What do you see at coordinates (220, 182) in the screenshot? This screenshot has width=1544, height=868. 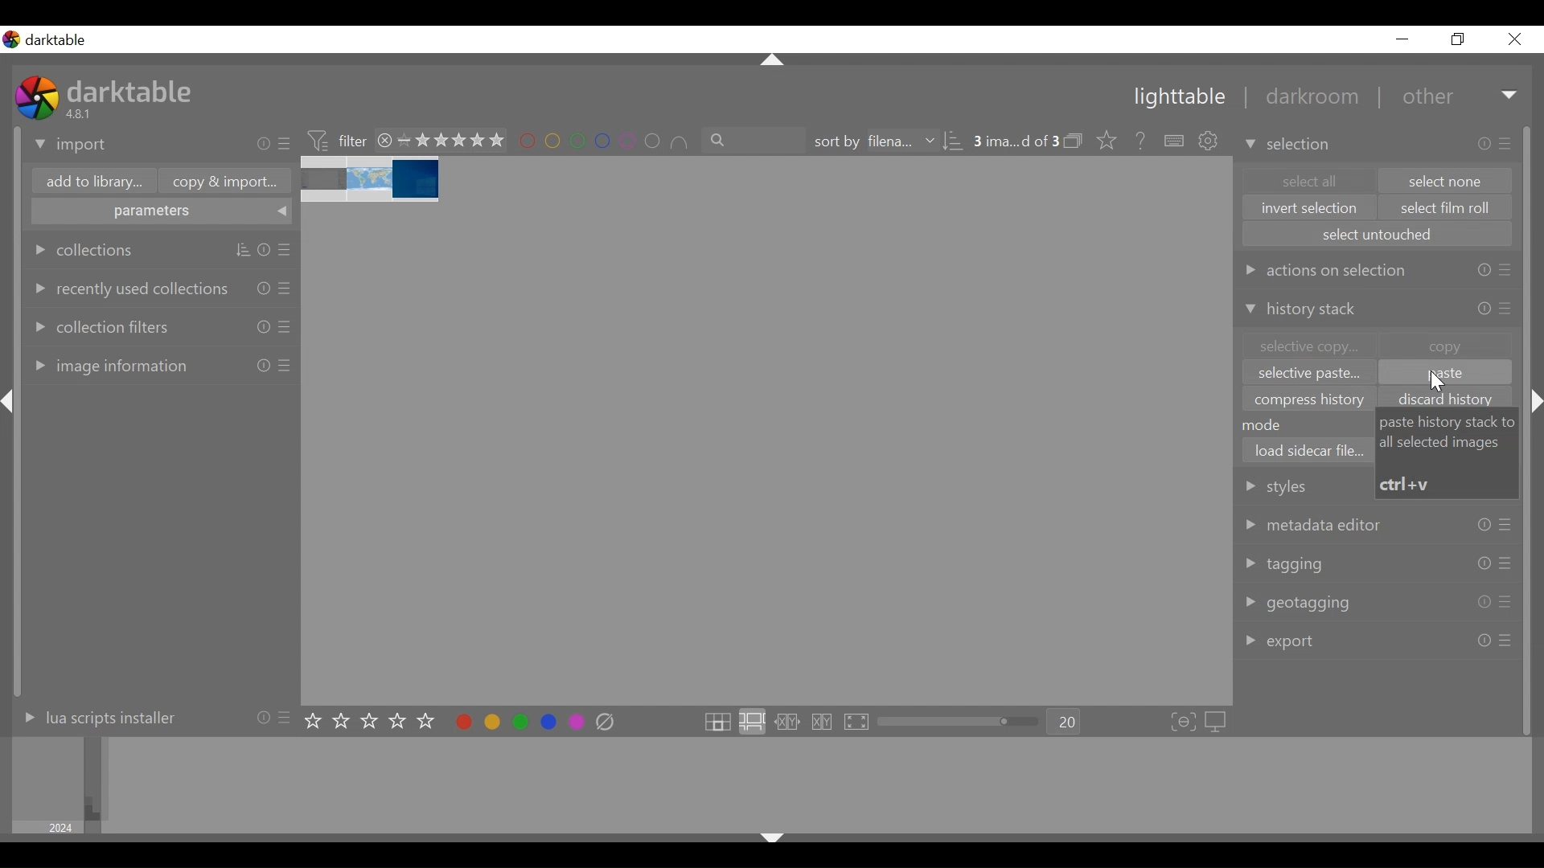 I see `copy & import` at bounding box center [220, 182].